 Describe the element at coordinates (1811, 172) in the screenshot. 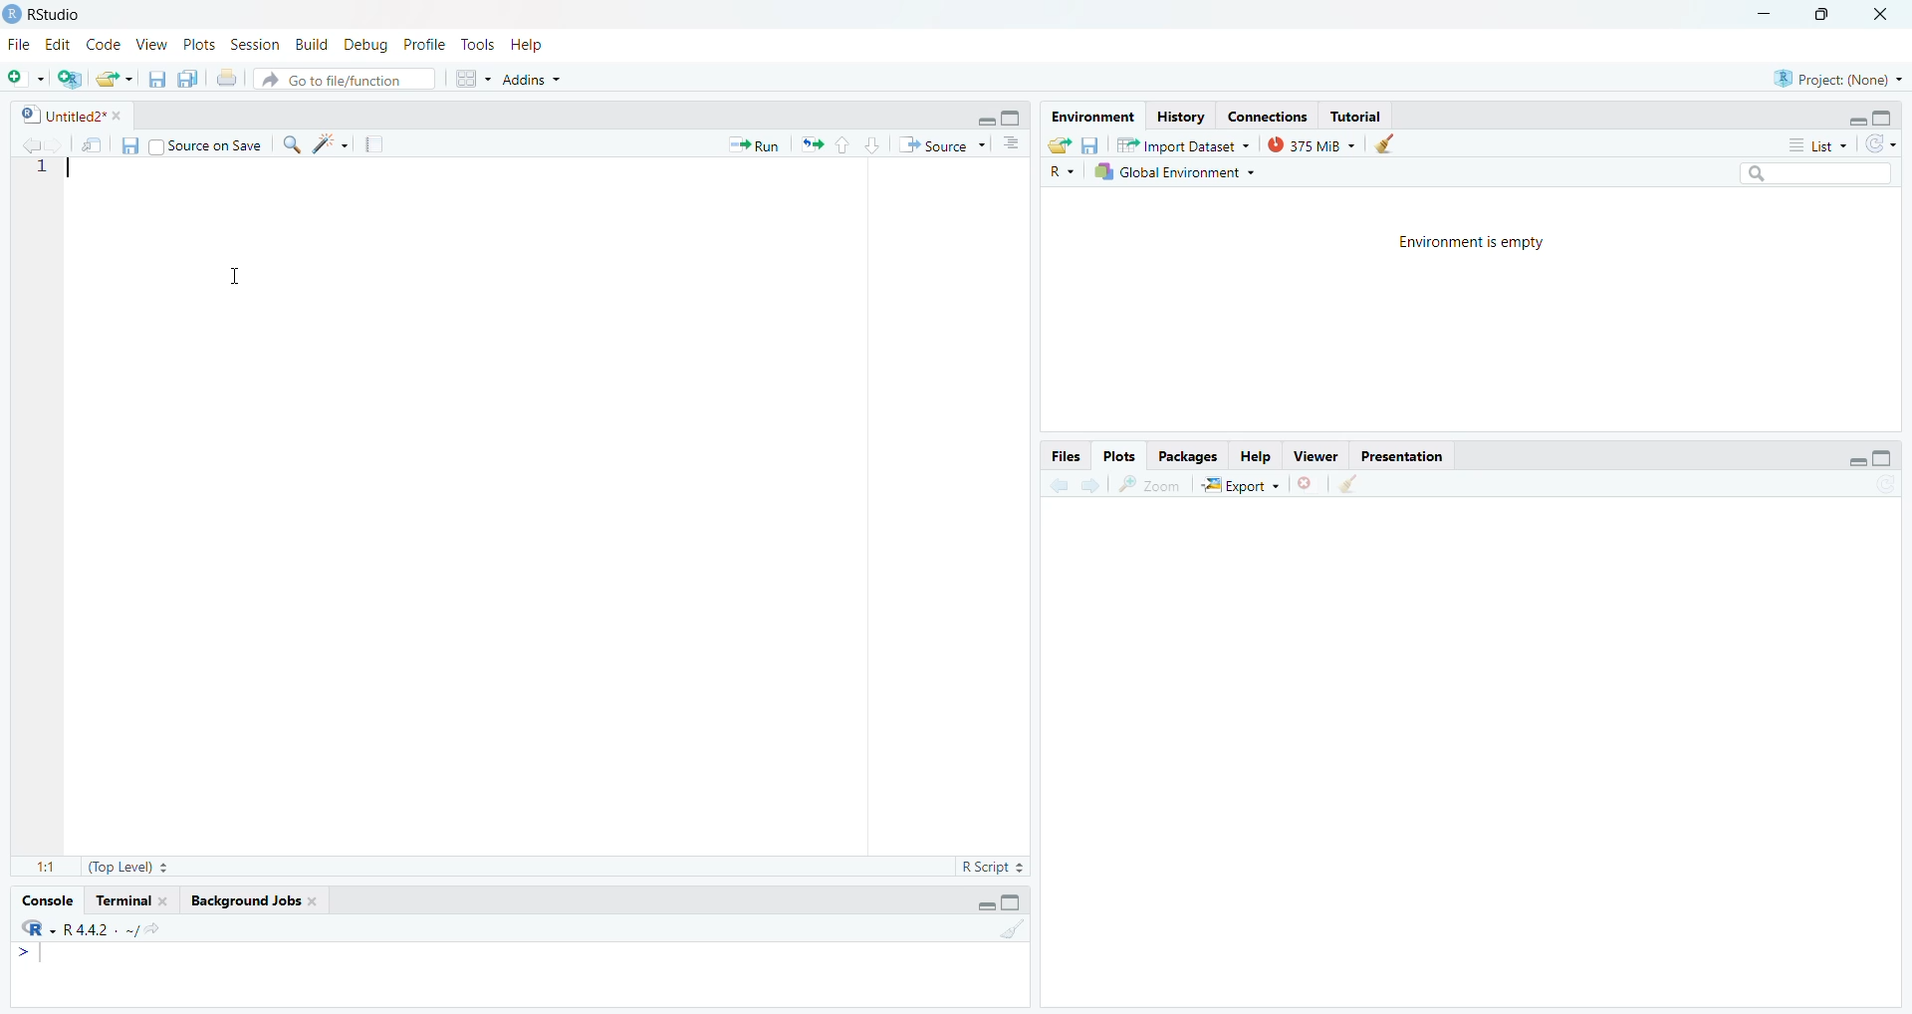

I see `search bar` at that location.